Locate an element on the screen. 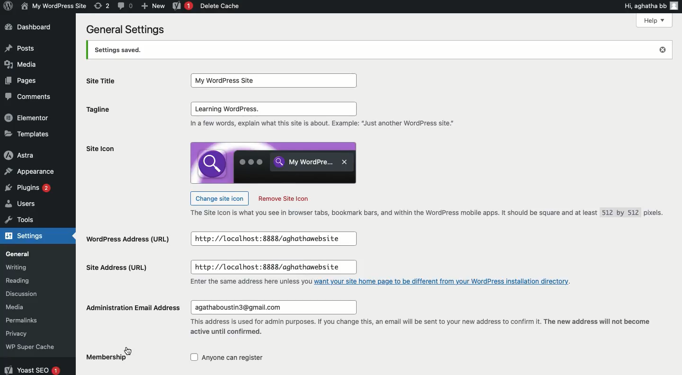 The height and width of the screenshot is (375, 682). Site title is located at coordinates (105, 84).